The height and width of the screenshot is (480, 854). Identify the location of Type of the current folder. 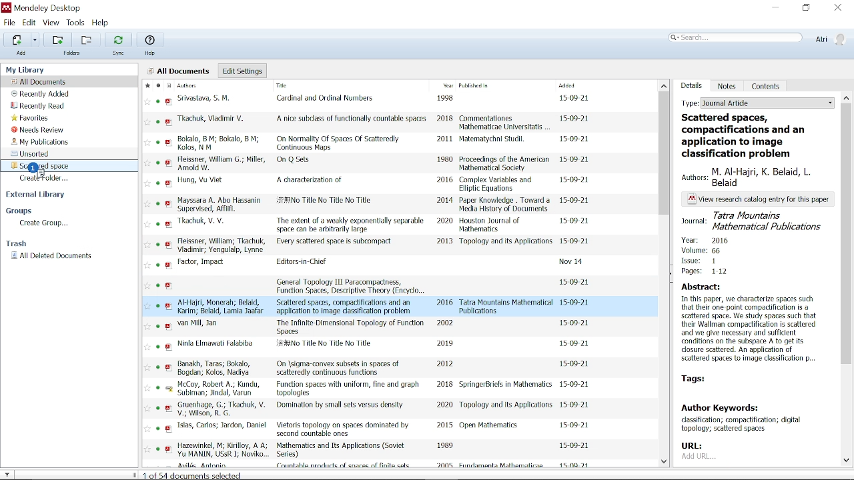
(757, 102).